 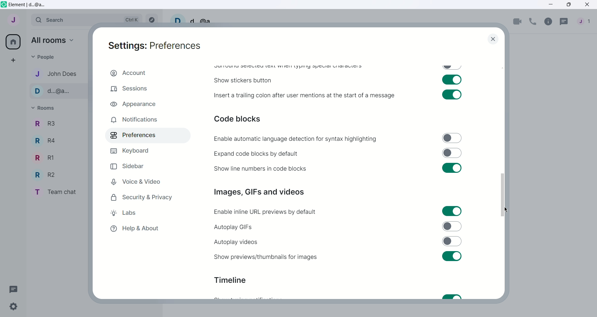 What do you see at coordinates (586, 22) in the screenshot?
I see `People` at bounding box center [586, 22].